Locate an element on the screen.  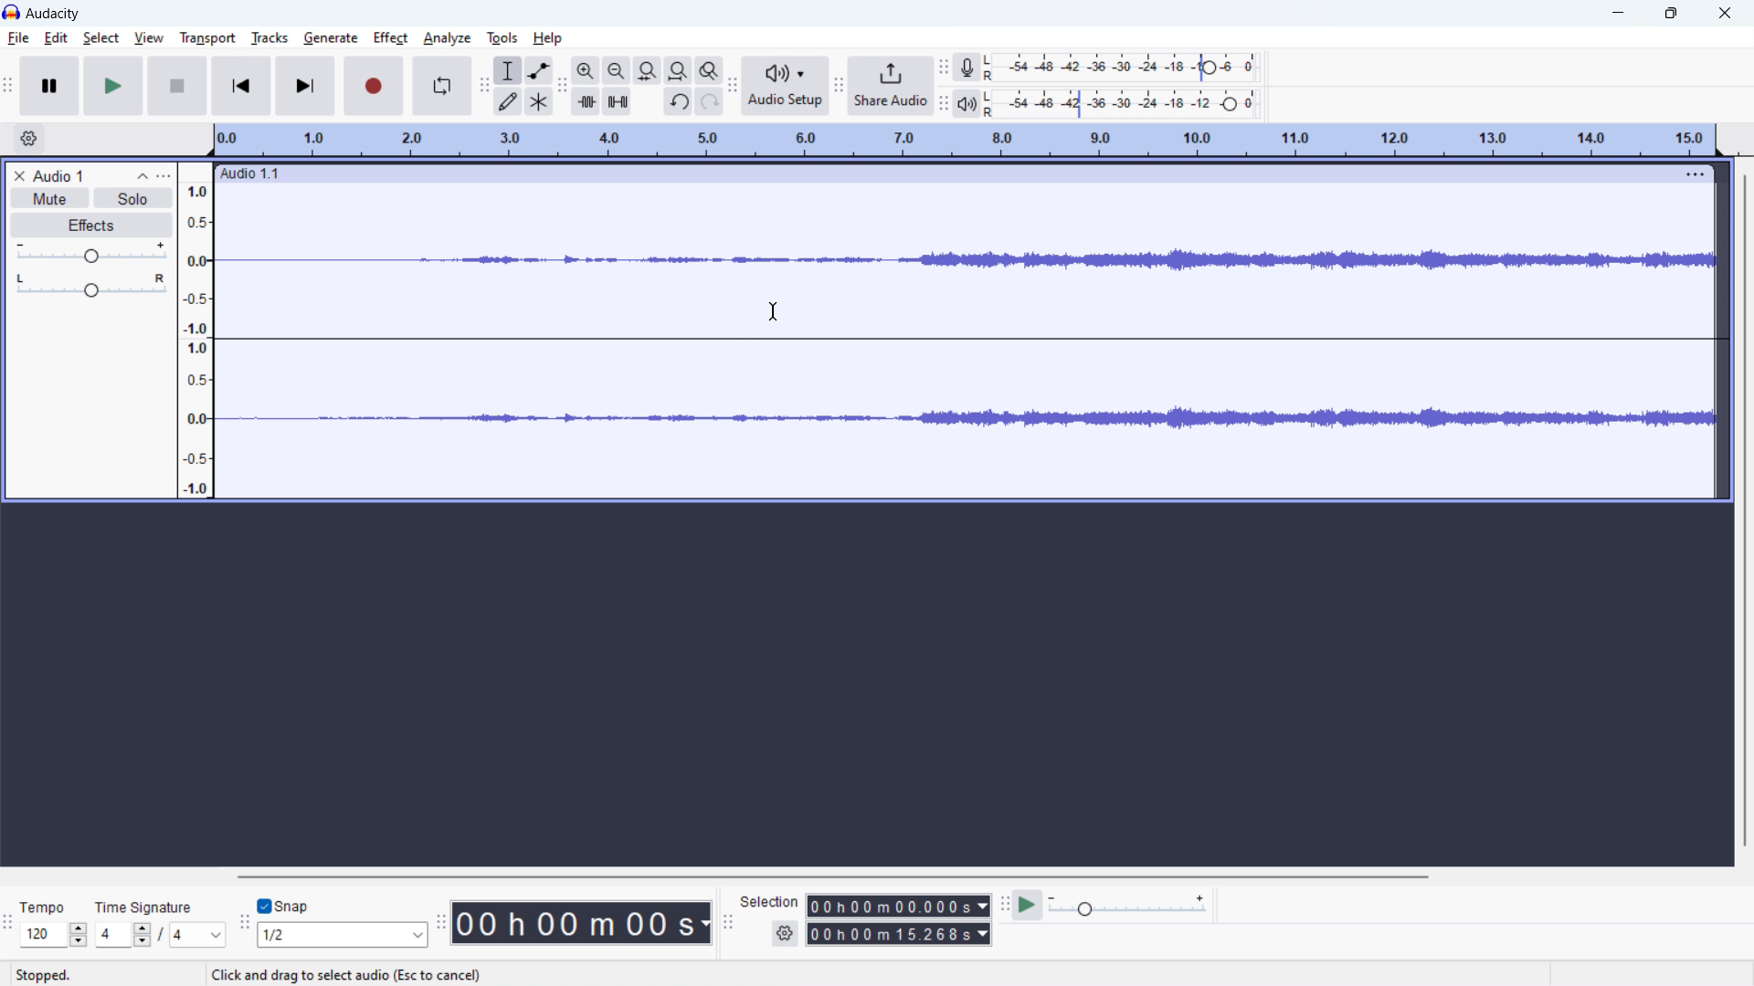
mute is located at coordinates (49, 197).